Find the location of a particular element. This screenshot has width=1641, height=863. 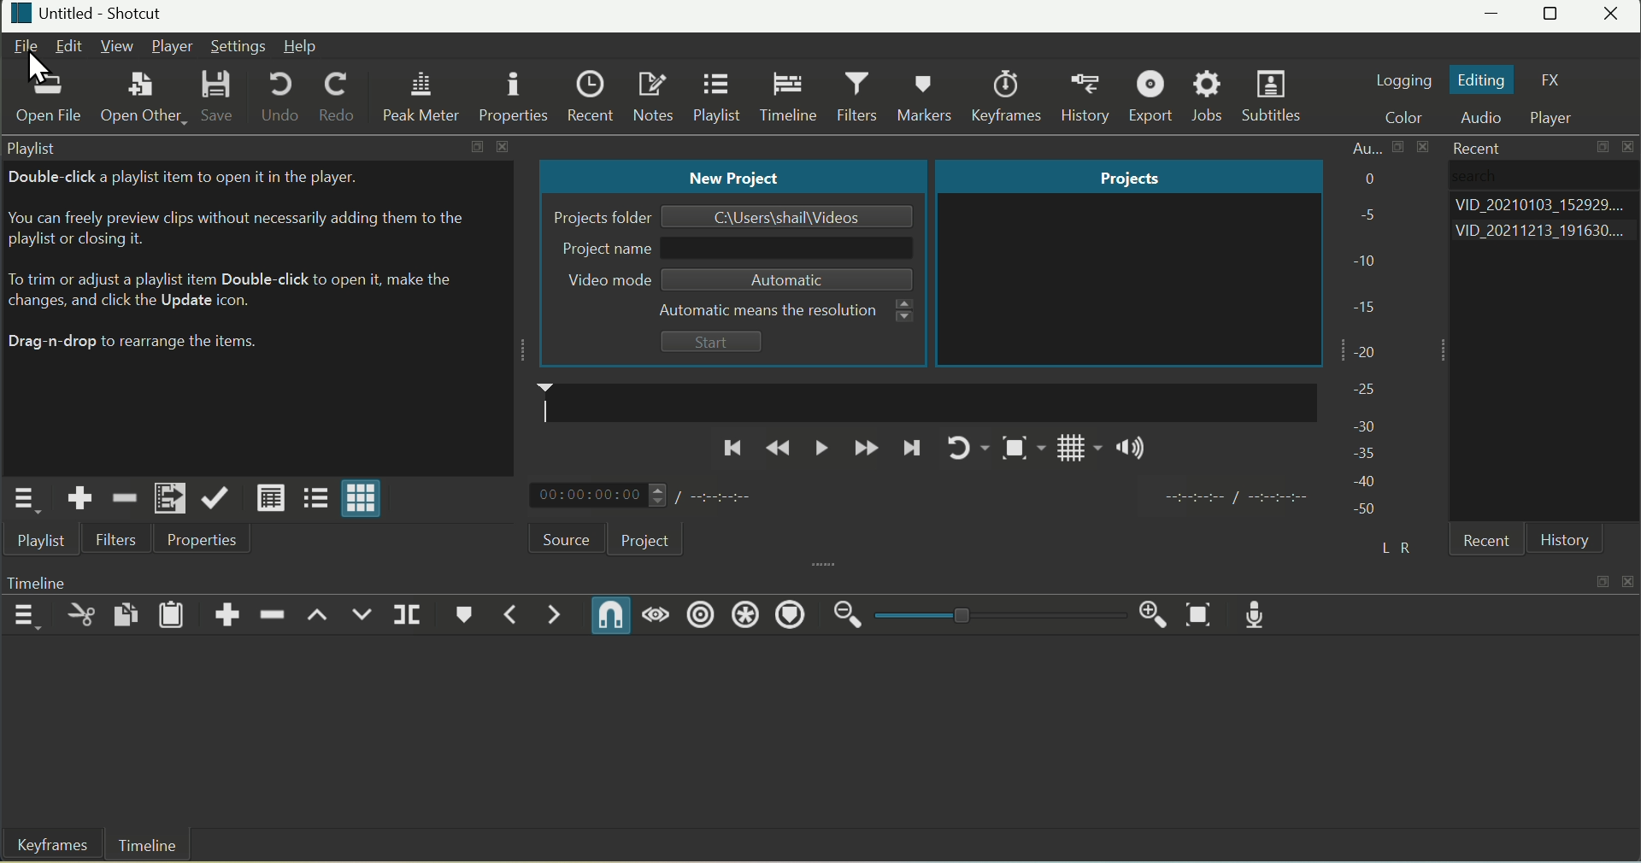

Jobs is located at coordinates (1209, 97).